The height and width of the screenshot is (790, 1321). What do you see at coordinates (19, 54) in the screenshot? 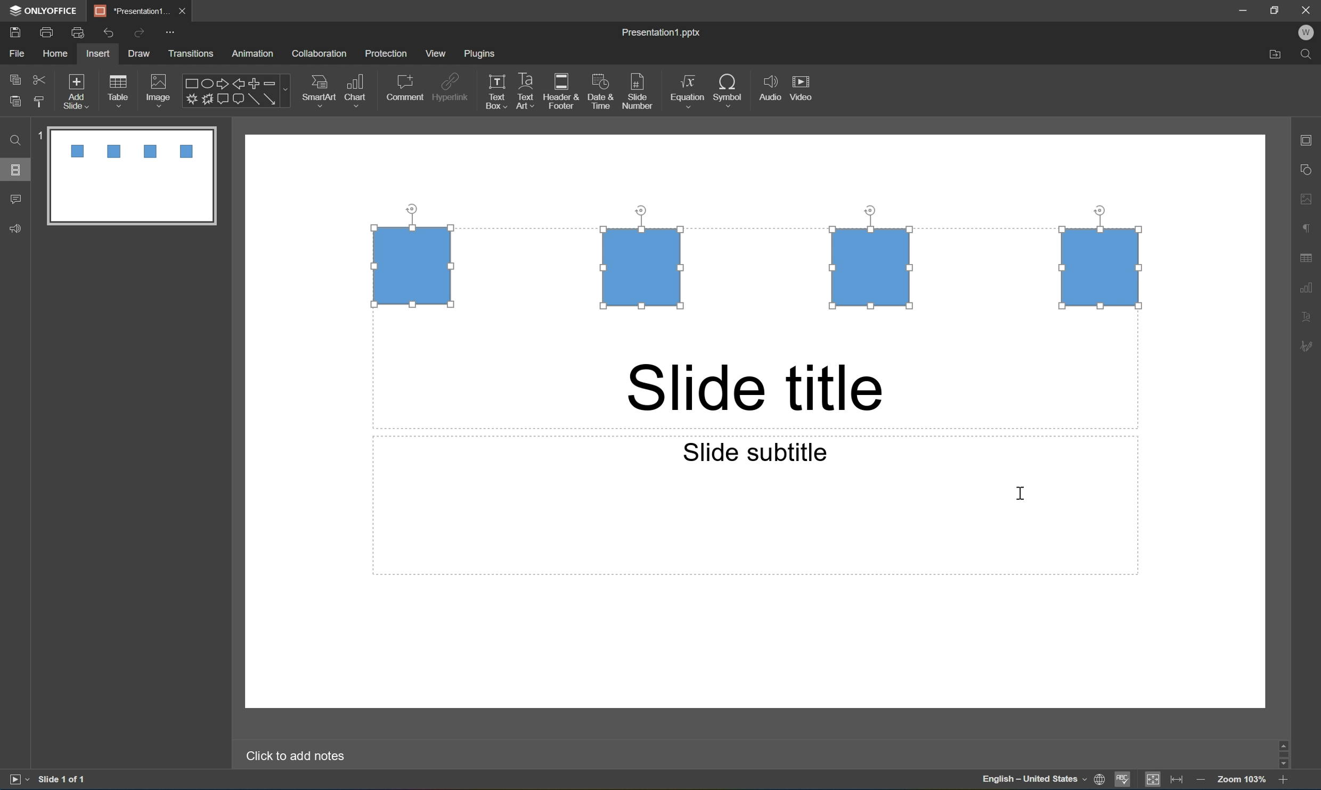
I see `File` at bounding box center [19, 54].